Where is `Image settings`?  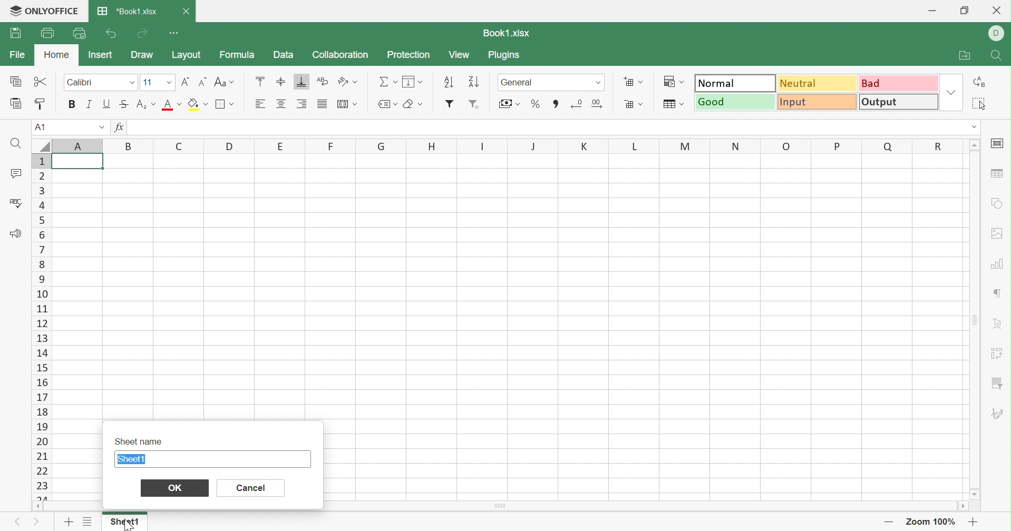 Image settings is located at coordinates (997, 235).